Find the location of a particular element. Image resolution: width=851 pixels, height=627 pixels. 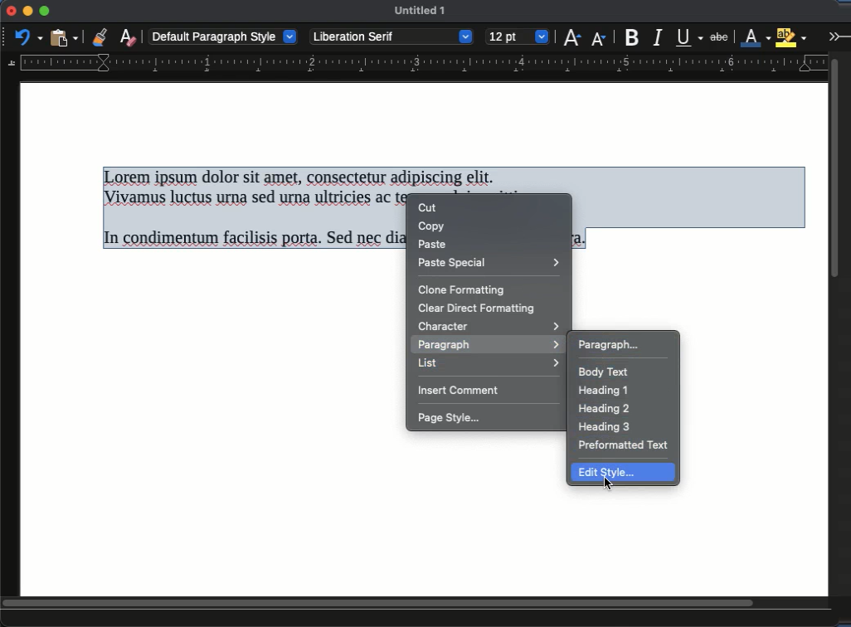

bold is located at coordinates (634, 36).